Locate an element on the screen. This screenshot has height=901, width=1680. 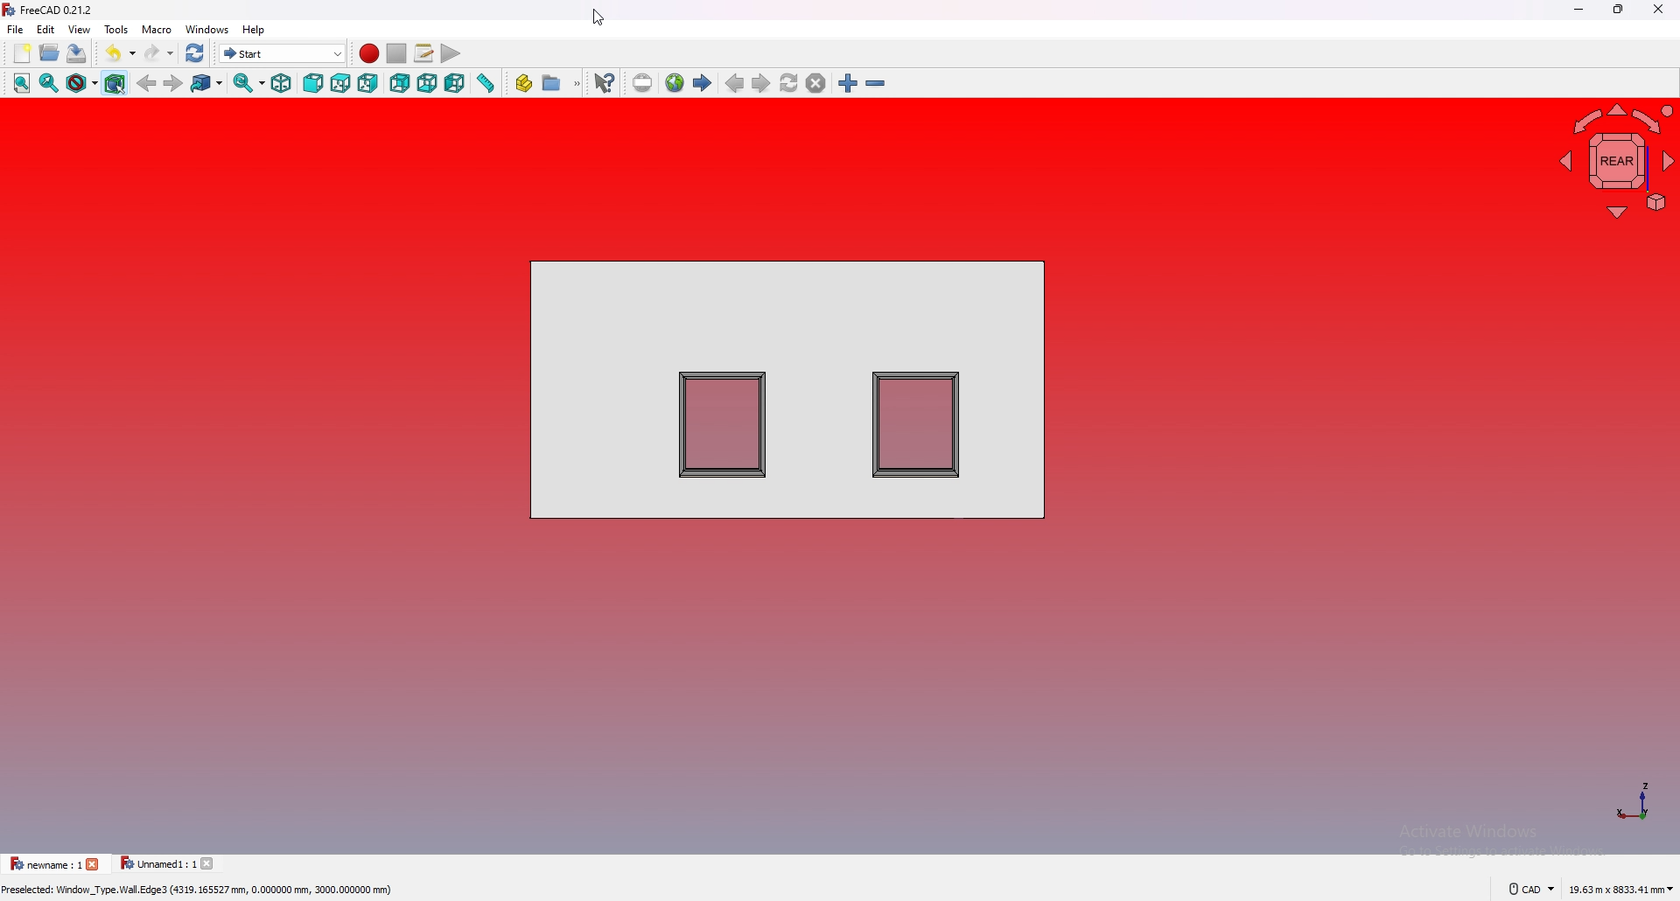
open is located at coordinates (50, 52).